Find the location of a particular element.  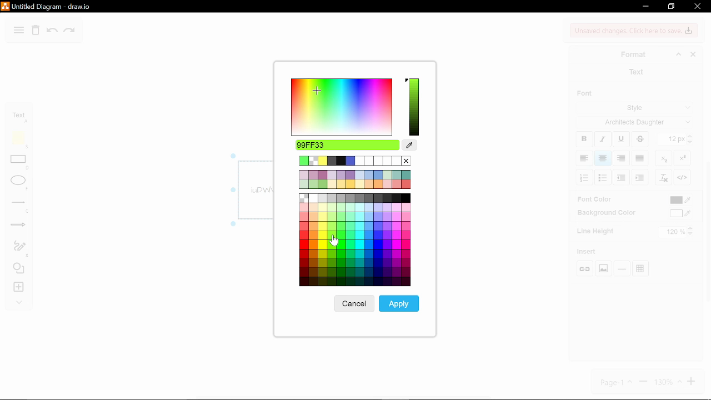

insert link is located at coordinates (585, 268).